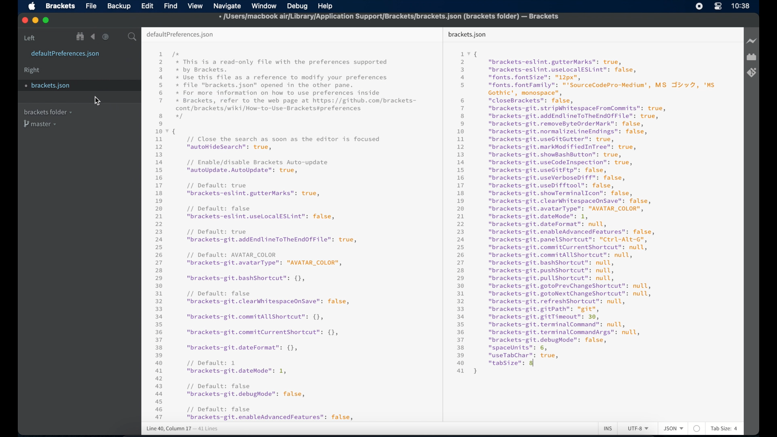  Describe the element at coordinates (752, 73) in the screenshot. I see `brackets  git extension` at that location.